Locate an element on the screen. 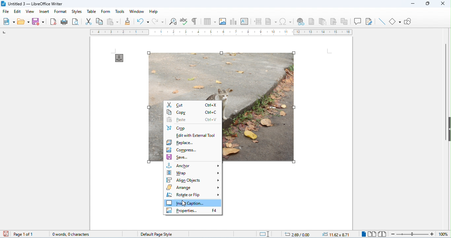 Image resolution: width=451 pixels, height=238 pixels. insert hyperlink is located at coordinates (301, 22).